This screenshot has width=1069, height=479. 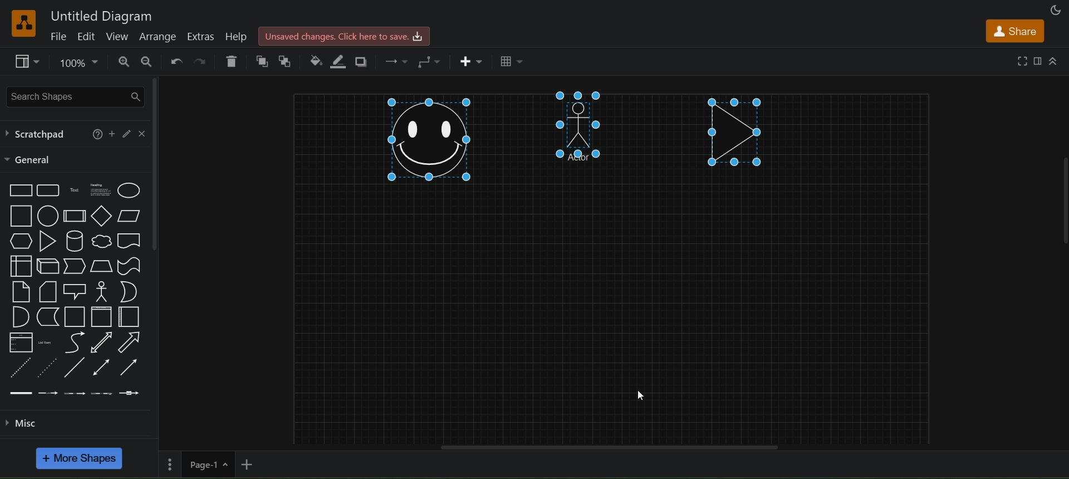 I want to click on arrange, so click(x=158, y=36).